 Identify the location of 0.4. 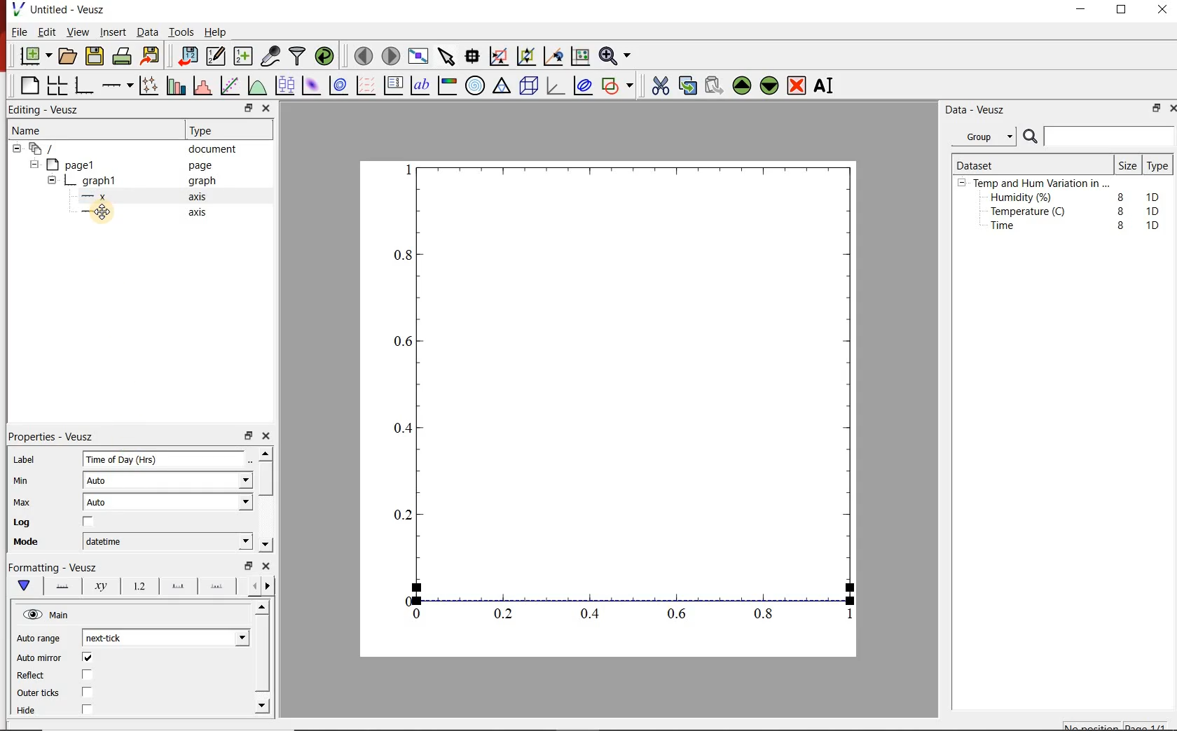
(400, 429).